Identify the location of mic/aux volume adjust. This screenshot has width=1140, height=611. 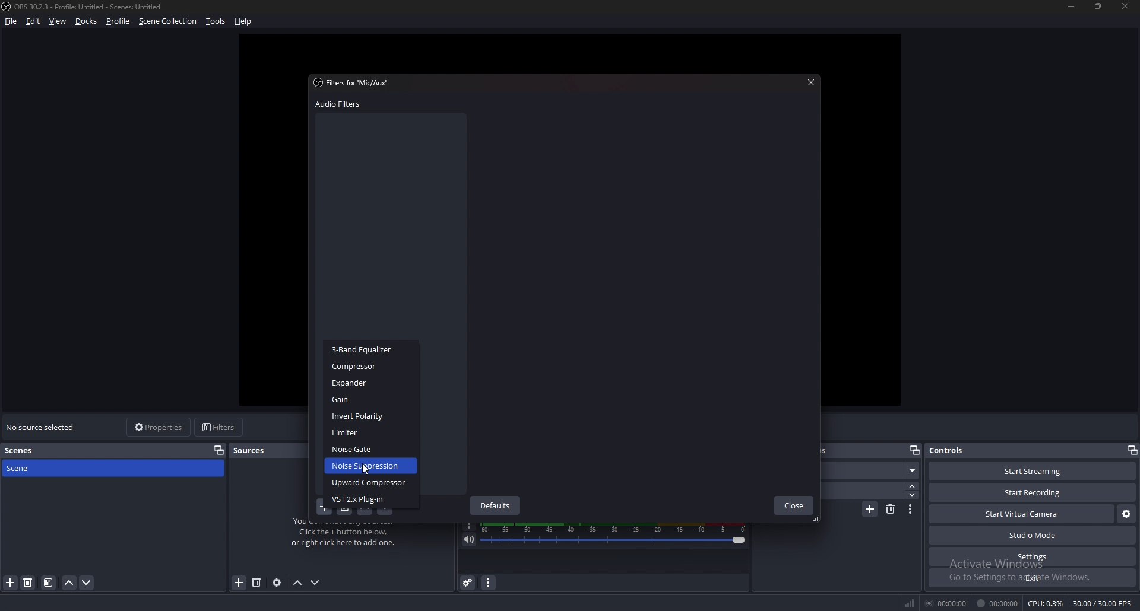
(615, 535).